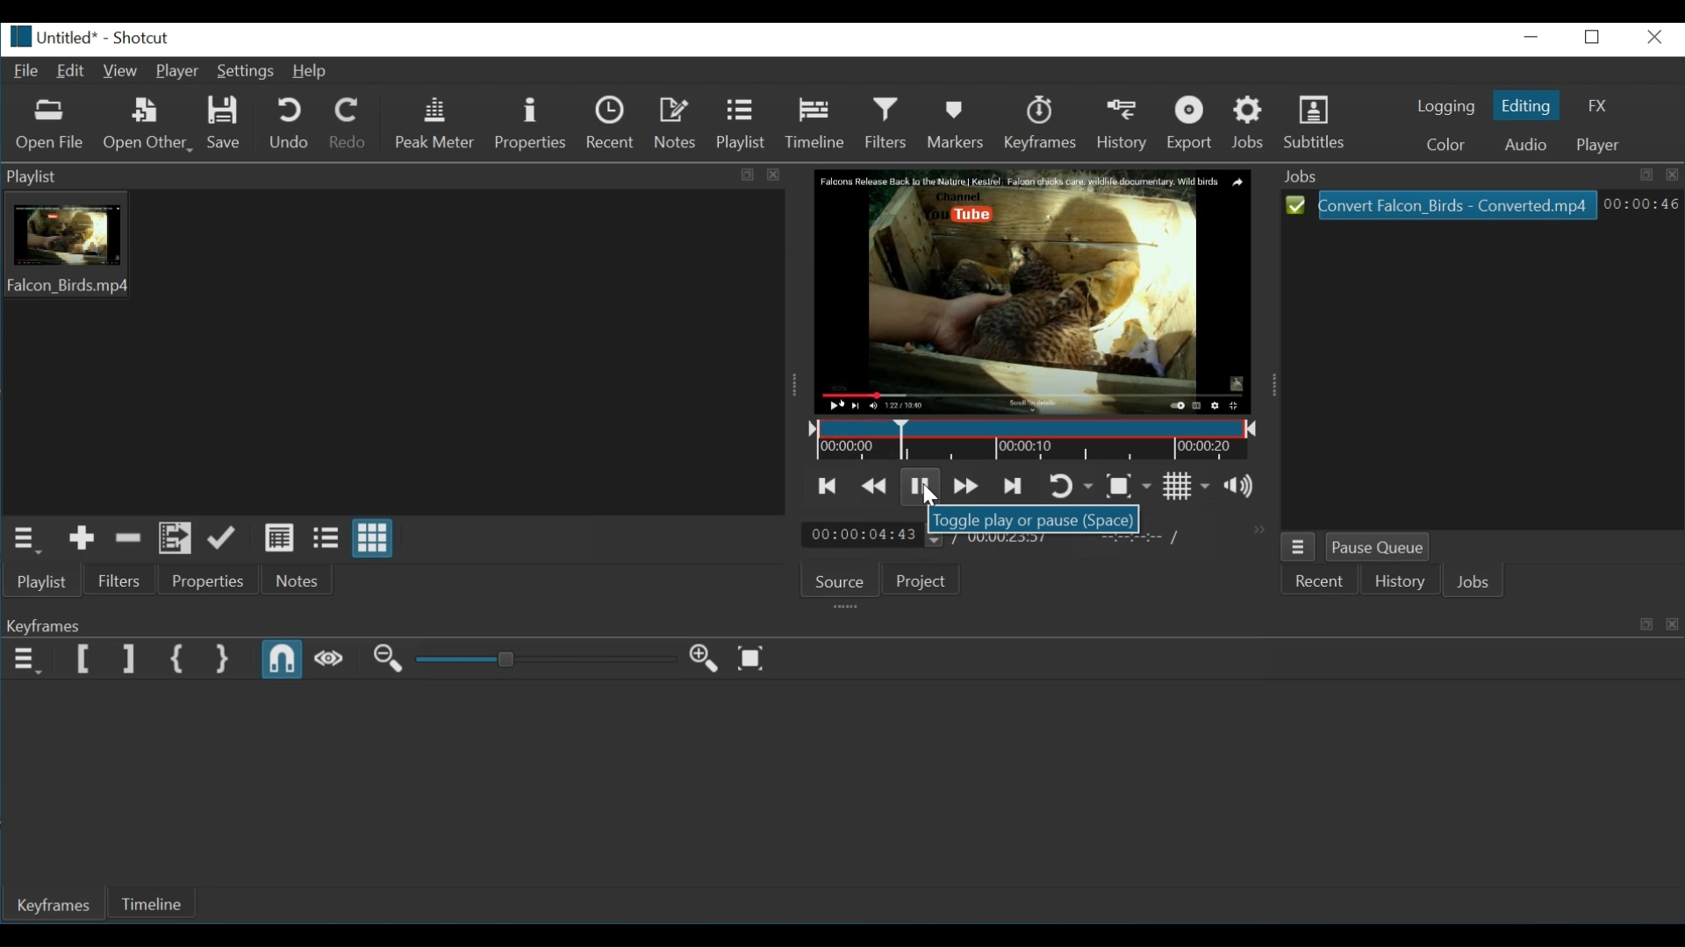 The image size is (1685, 947). What do you see at coordinates (369, 538) in the screenshot?
I see `View as icons` at bounding box center [369, 538].